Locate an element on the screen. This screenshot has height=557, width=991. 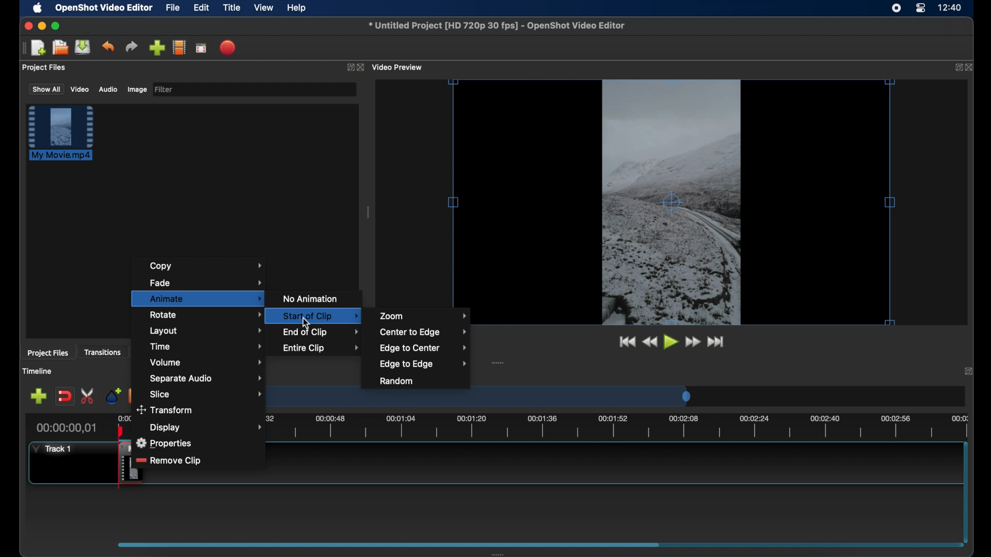
previous marker is located at coordinates (132, 395).